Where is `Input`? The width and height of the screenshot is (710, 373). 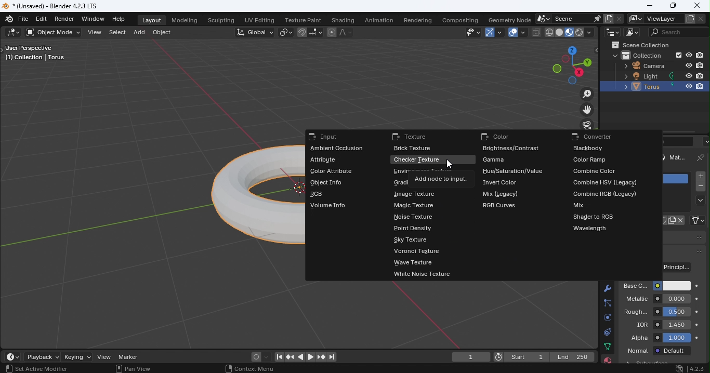
Input is located at coordinates (324, 136).